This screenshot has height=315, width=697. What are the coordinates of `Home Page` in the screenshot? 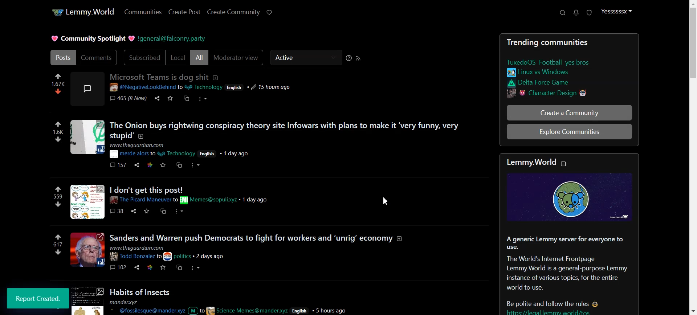 It's located at (83, 12).